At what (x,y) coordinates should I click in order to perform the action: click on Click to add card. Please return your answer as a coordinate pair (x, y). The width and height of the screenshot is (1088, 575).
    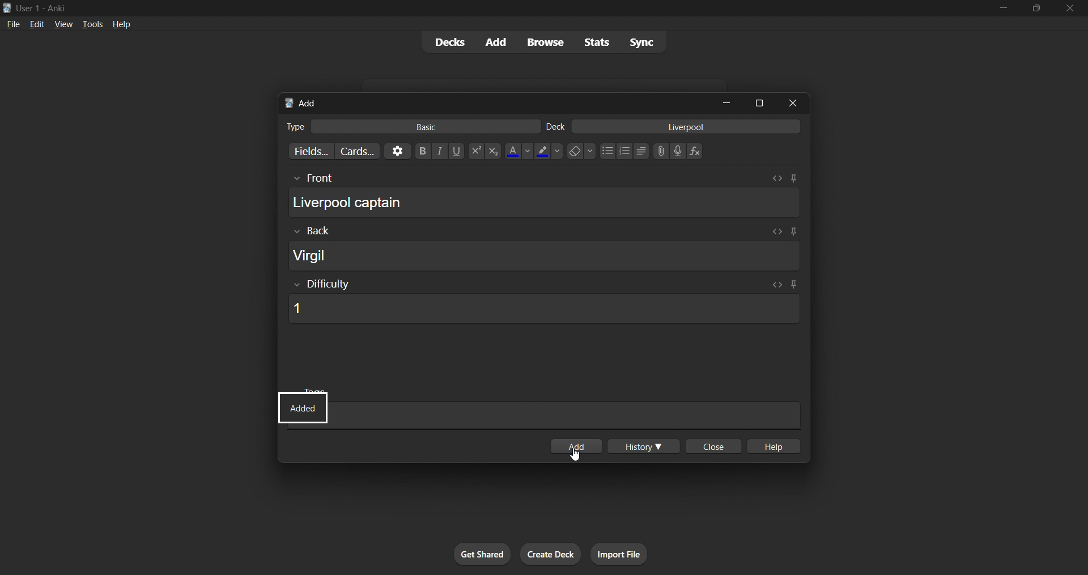
    Looking at the image, I should click on (576, 446).